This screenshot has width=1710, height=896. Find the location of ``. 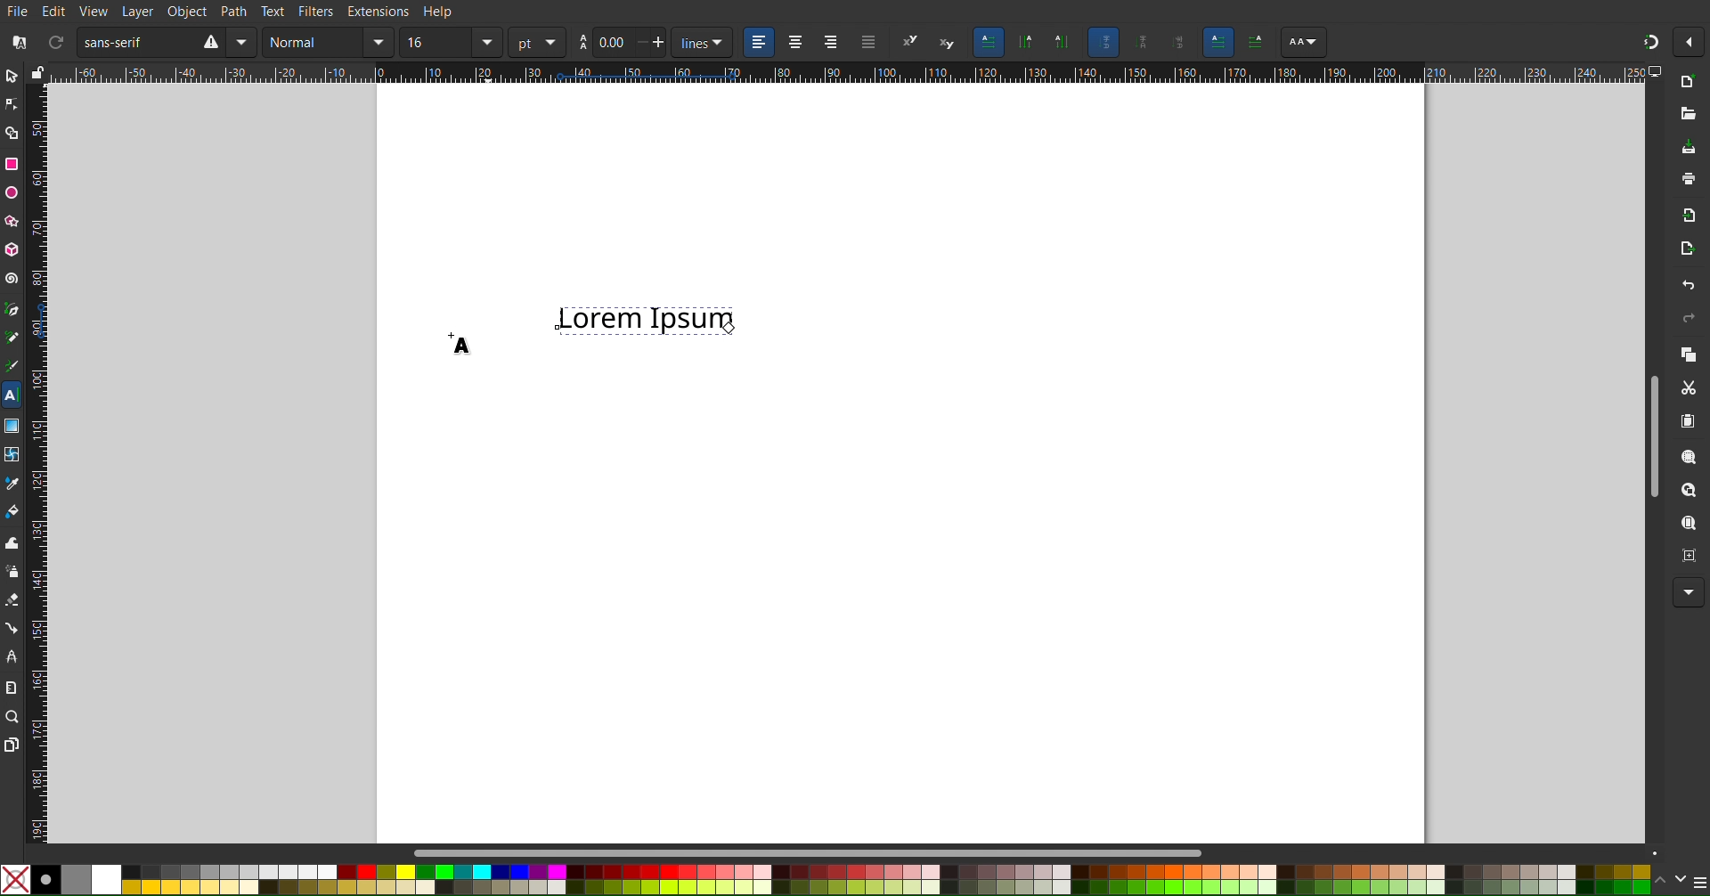

 is located at coordinates (1304, 43).